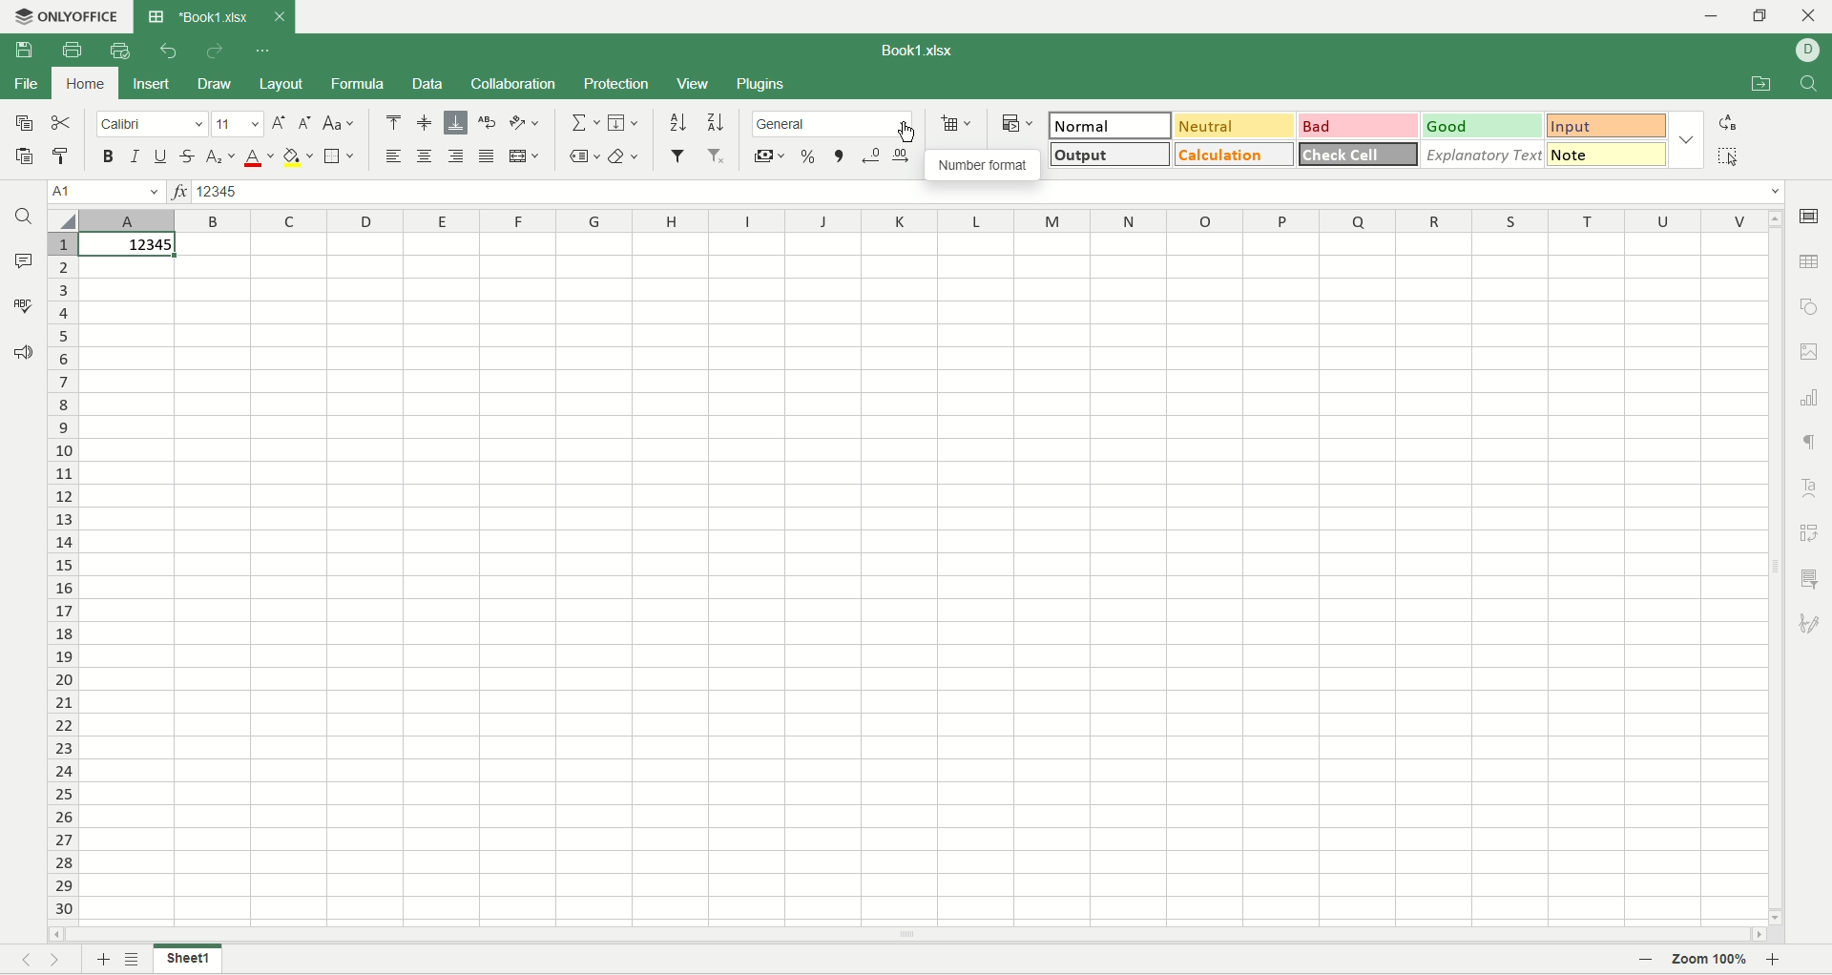 The width and height of the screenshot is (1832, 975). I want to click on paragraph settings, so click(1811, 443).